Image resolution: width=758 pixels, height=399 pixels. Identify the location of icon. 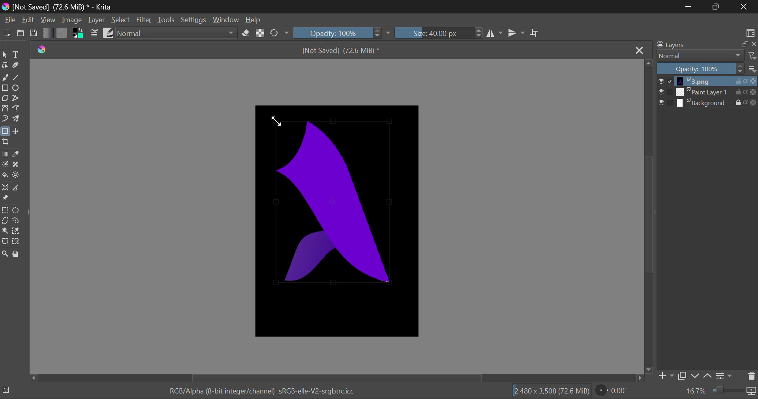
(752, 391).